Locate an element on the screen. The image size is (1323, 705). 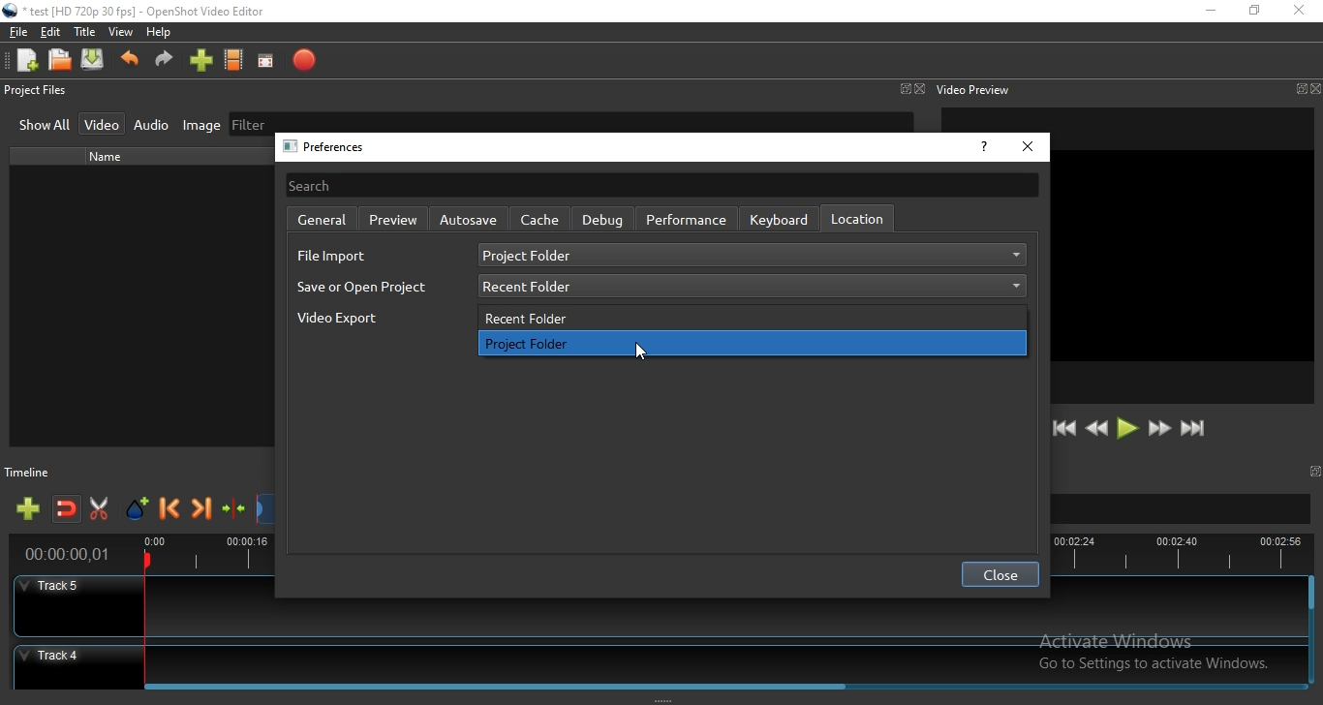
Previous marker is located at coordinates (170, 510).